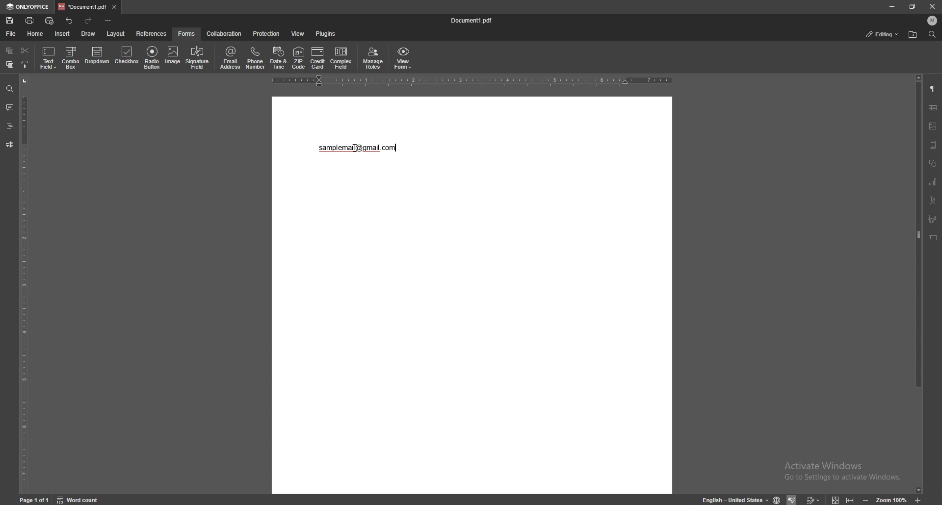  I want to click on email address, so click(231, 57).